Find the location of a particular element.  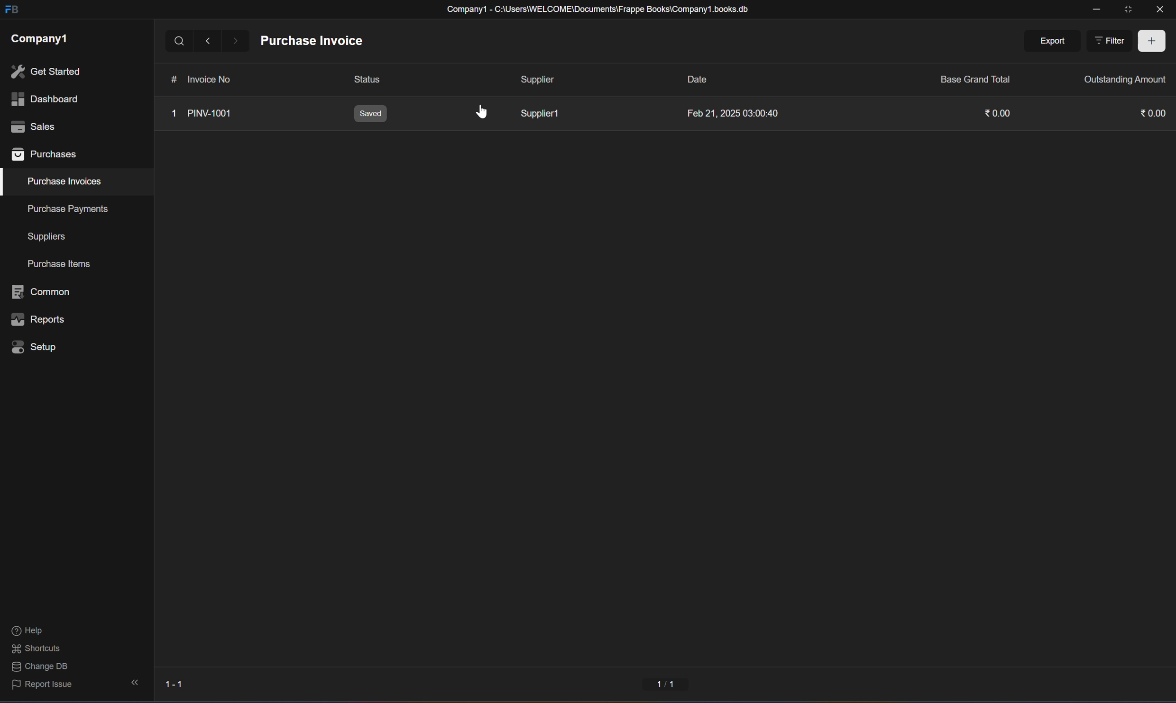

status is located at coordinates (363, 81).